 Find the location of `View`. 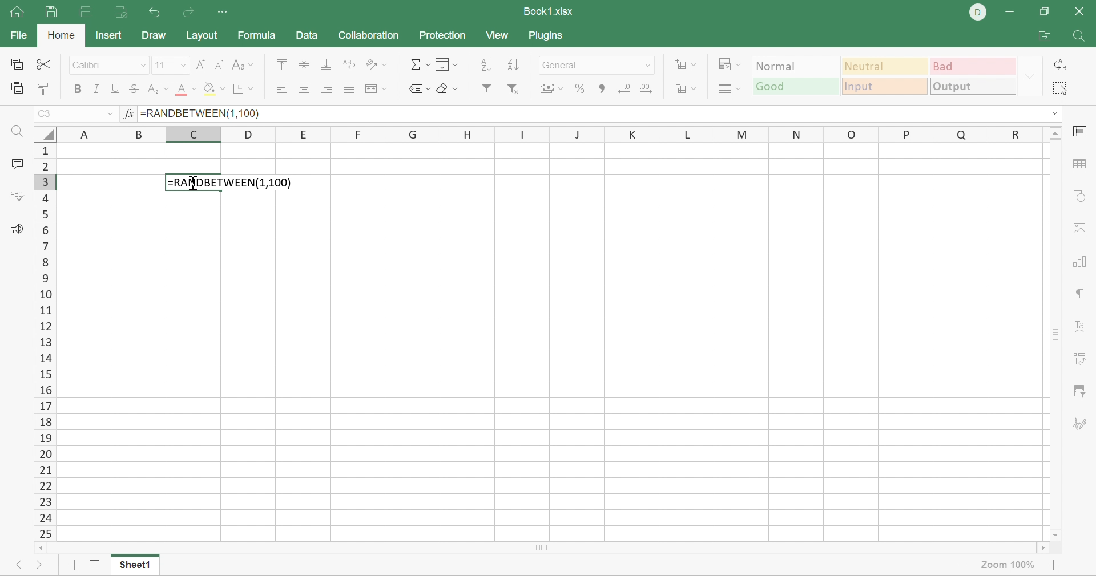

View is located at coordinates (498, 35).